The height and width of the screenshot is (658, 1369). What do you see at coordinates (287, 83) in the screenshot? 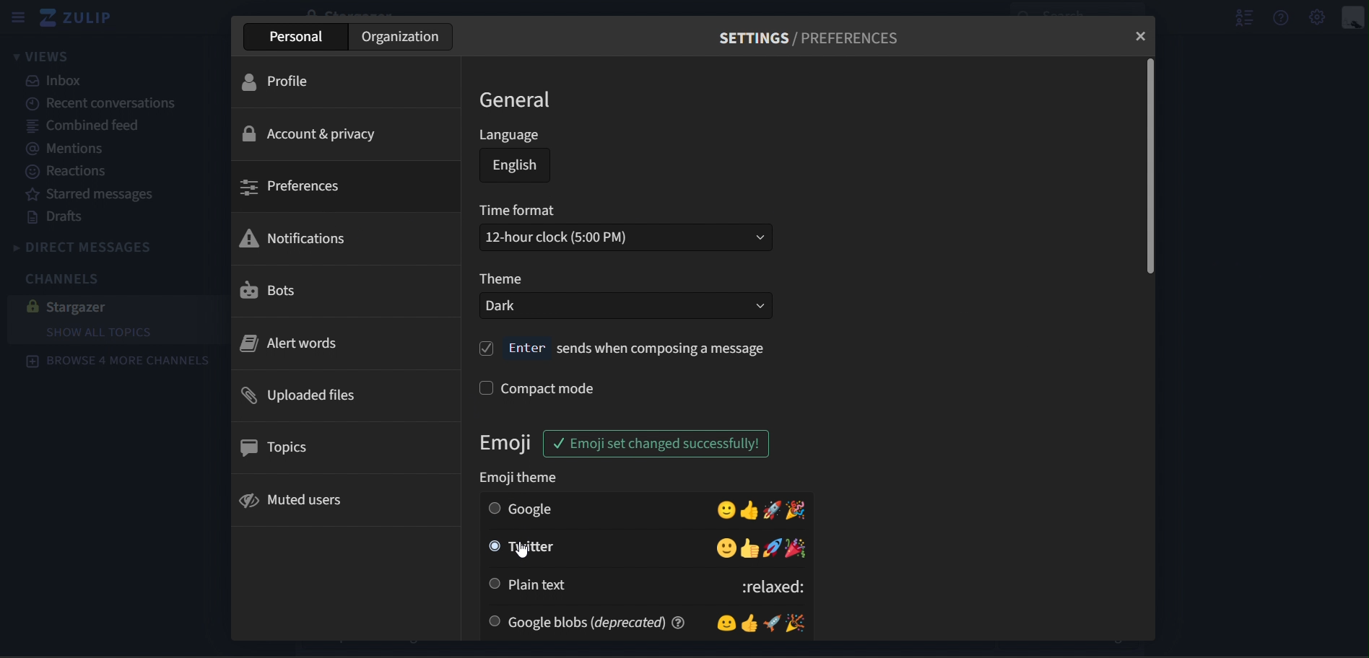
I see `profile` at bounding box center [287, 83].